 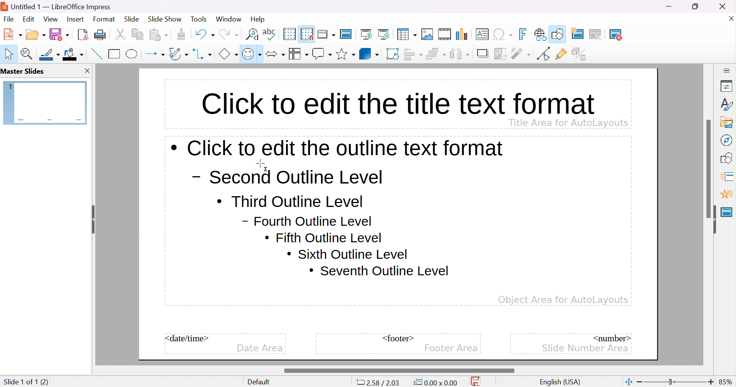 I want to click on line color, so click(x=50, y=55).